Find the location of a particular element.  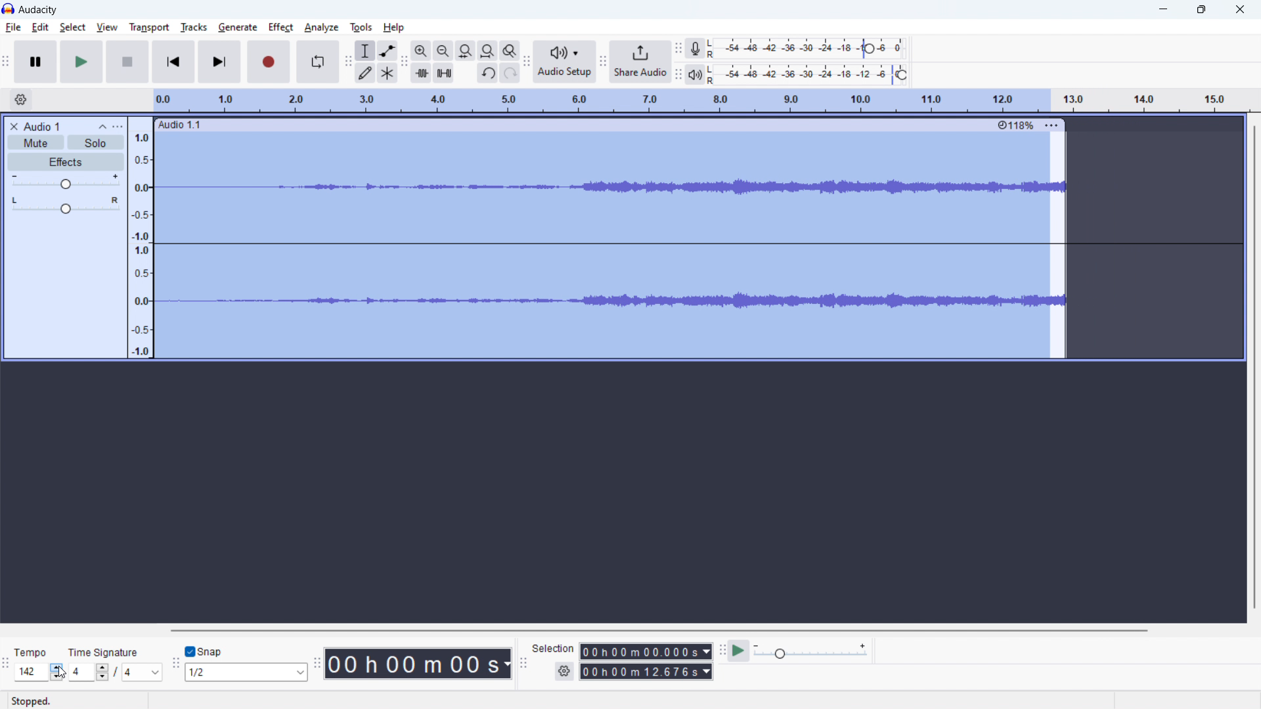

Scrollbar is located at coordinates (1254, 369).